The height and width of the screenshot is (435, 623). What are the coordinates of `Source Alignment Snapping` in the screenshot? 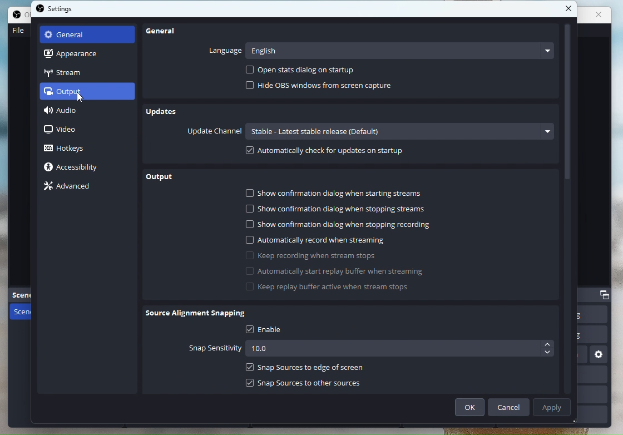 It's located at (196, 314).